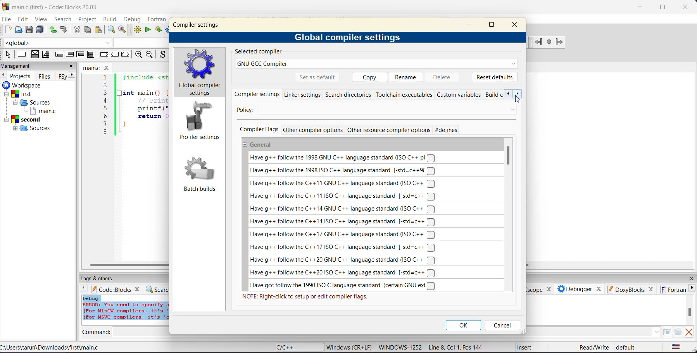 The height and width of the screenshot is (353, 697). What do you see at coordinates (22, 19) in the screenshot?
I see `edit` at bounding box center [22, 19].